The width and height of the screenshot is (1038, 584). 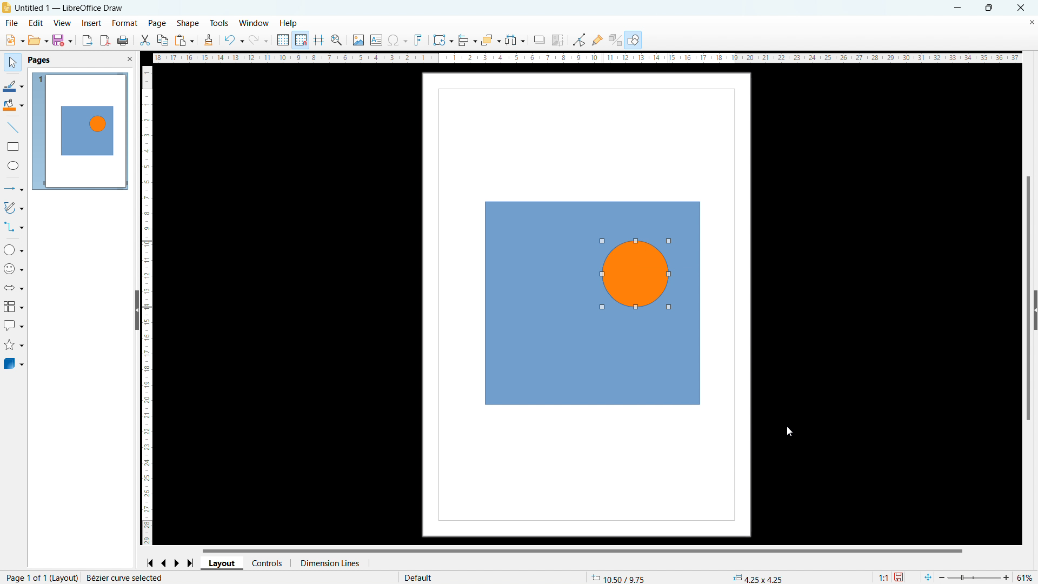 I want to click on insert special characters, so click(x=398, y=41).